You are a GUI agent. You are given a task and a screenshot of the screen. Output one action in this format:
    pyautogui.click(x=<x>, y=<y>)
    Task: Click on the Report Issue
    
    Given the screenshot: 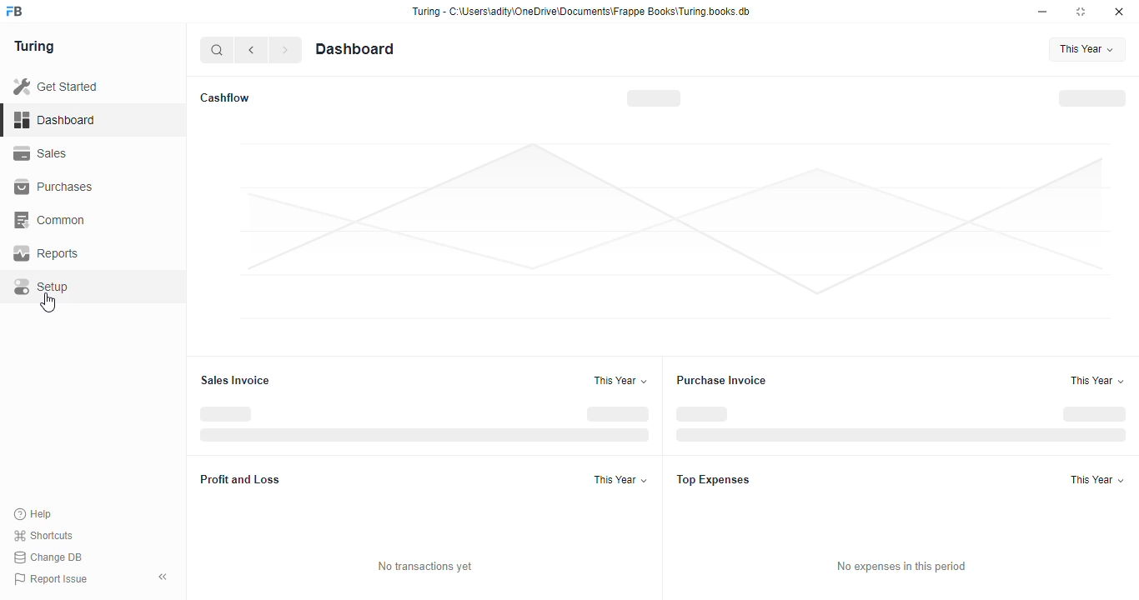 What is the action you would take?
    pyautogui.click(x=53, y=579)
    